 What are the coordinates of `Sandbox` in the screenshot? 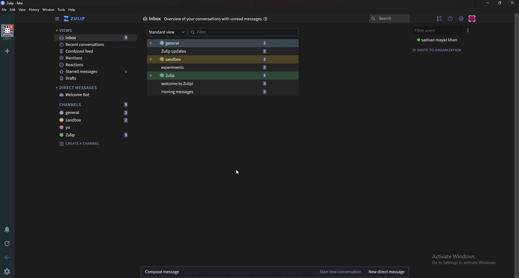 It's located at (89, 120).